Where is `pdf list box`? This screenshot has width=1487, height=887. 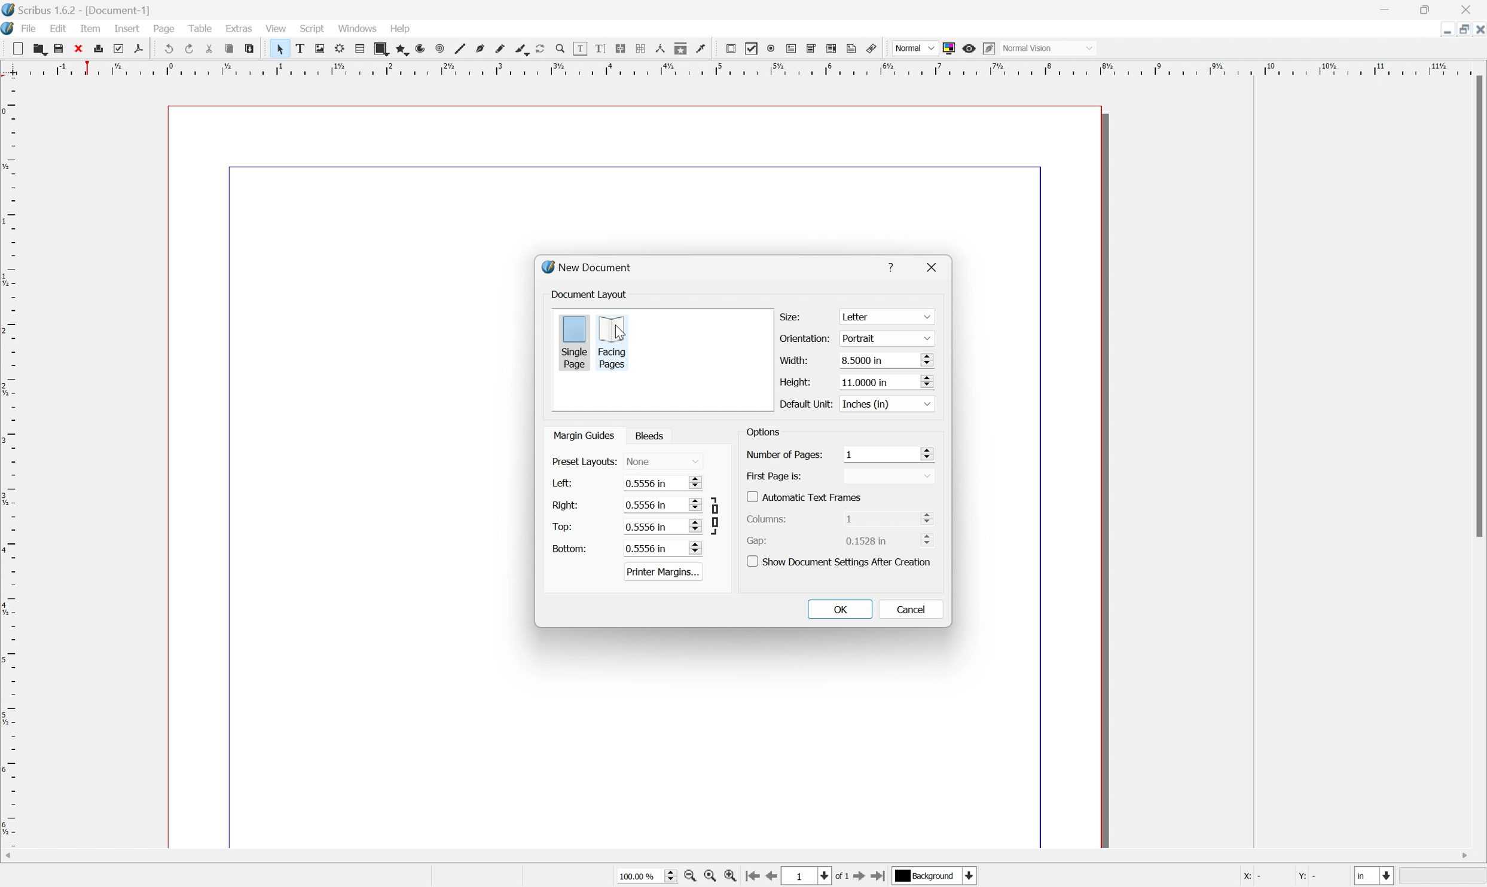 pdf list box is located at coordinates (832, 48).